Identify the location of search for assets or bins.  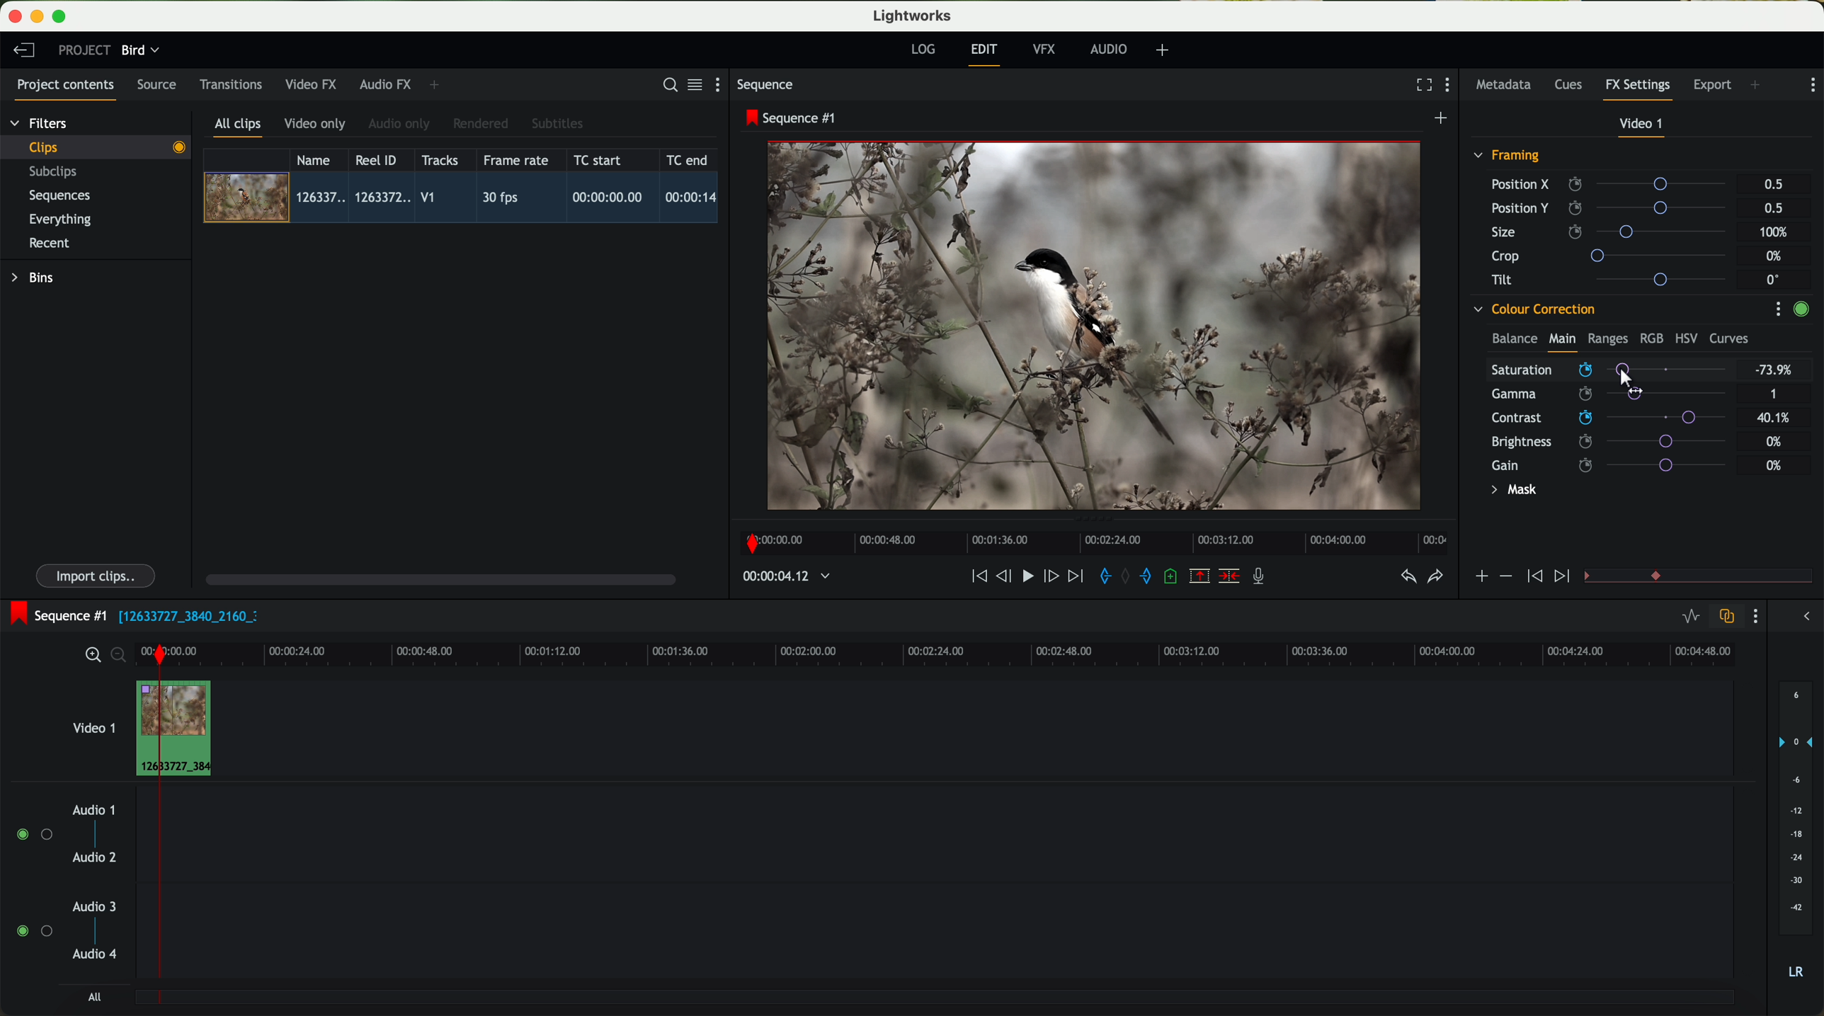
(666, 86).